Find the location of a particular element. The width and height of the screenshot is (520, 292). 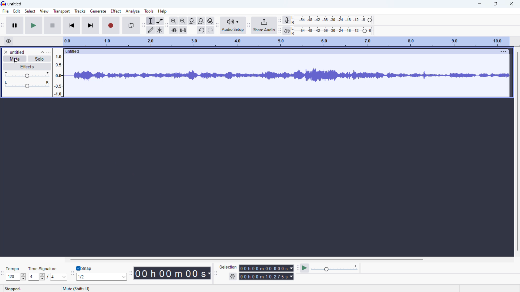

redo is located at coordinates (210, 30).